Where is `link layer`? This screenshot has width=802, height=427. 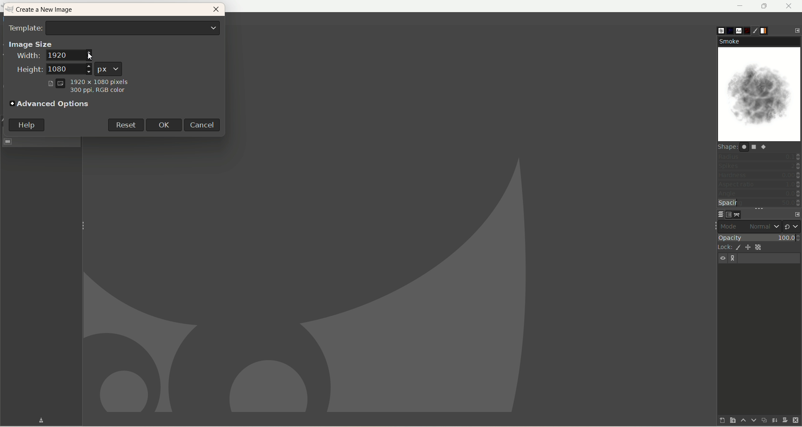
link layer is located at coordinates (733, 259).